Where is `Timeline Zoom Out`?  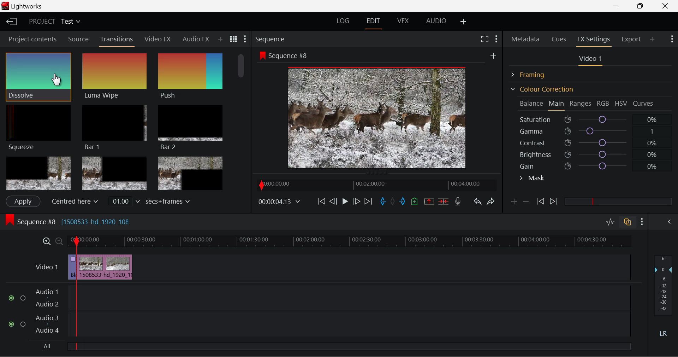 Timeline Zoom Out is located at coordinates (59, 241).